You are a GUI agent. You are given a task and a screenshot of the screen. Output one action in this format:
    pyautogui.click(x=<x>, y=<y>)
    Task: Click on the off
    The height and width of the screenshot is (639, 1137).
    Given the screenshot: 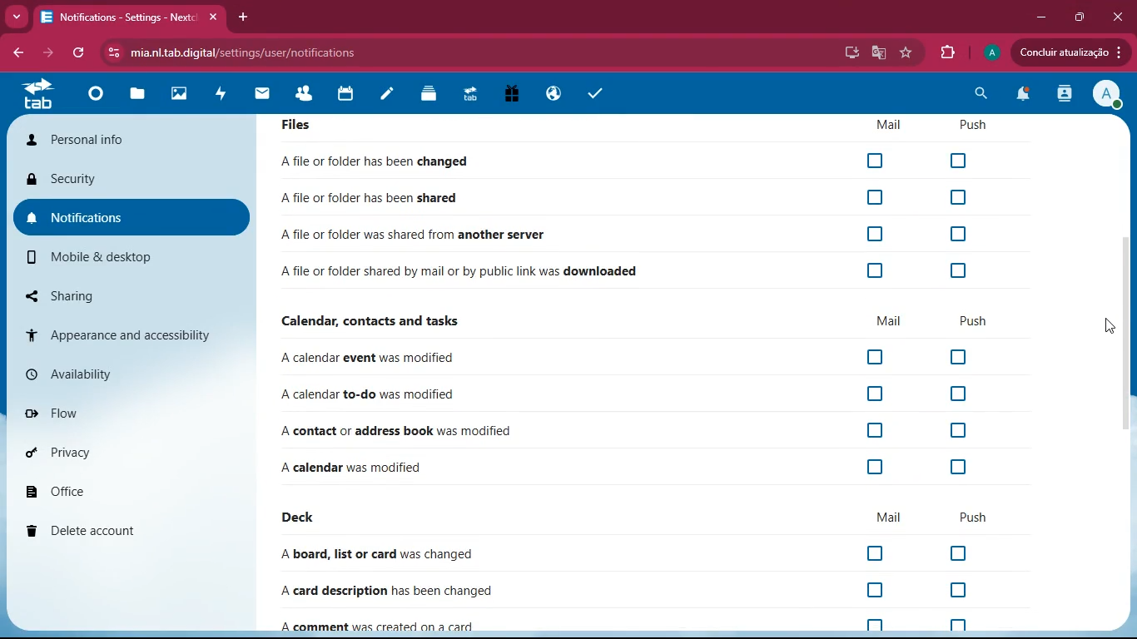 What is the action you would take?
    pyautogui.click(x=955, y=359)
    